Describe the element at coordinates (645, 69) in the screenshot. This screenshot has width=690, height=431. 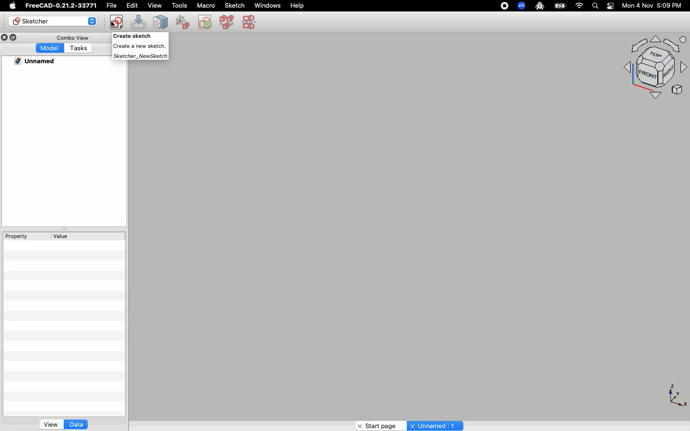
I see `Orthographic projection` at that location.